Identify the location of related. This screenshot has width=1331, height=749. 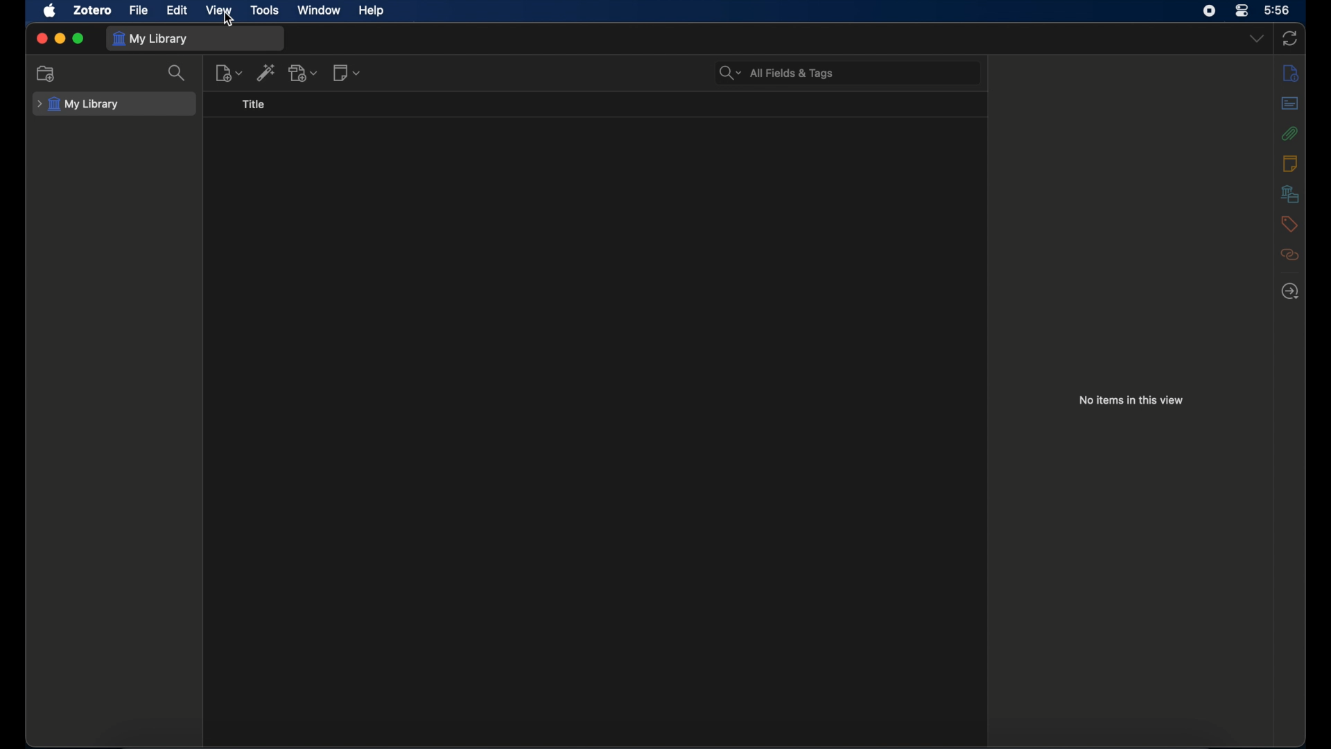
(1289, 255).